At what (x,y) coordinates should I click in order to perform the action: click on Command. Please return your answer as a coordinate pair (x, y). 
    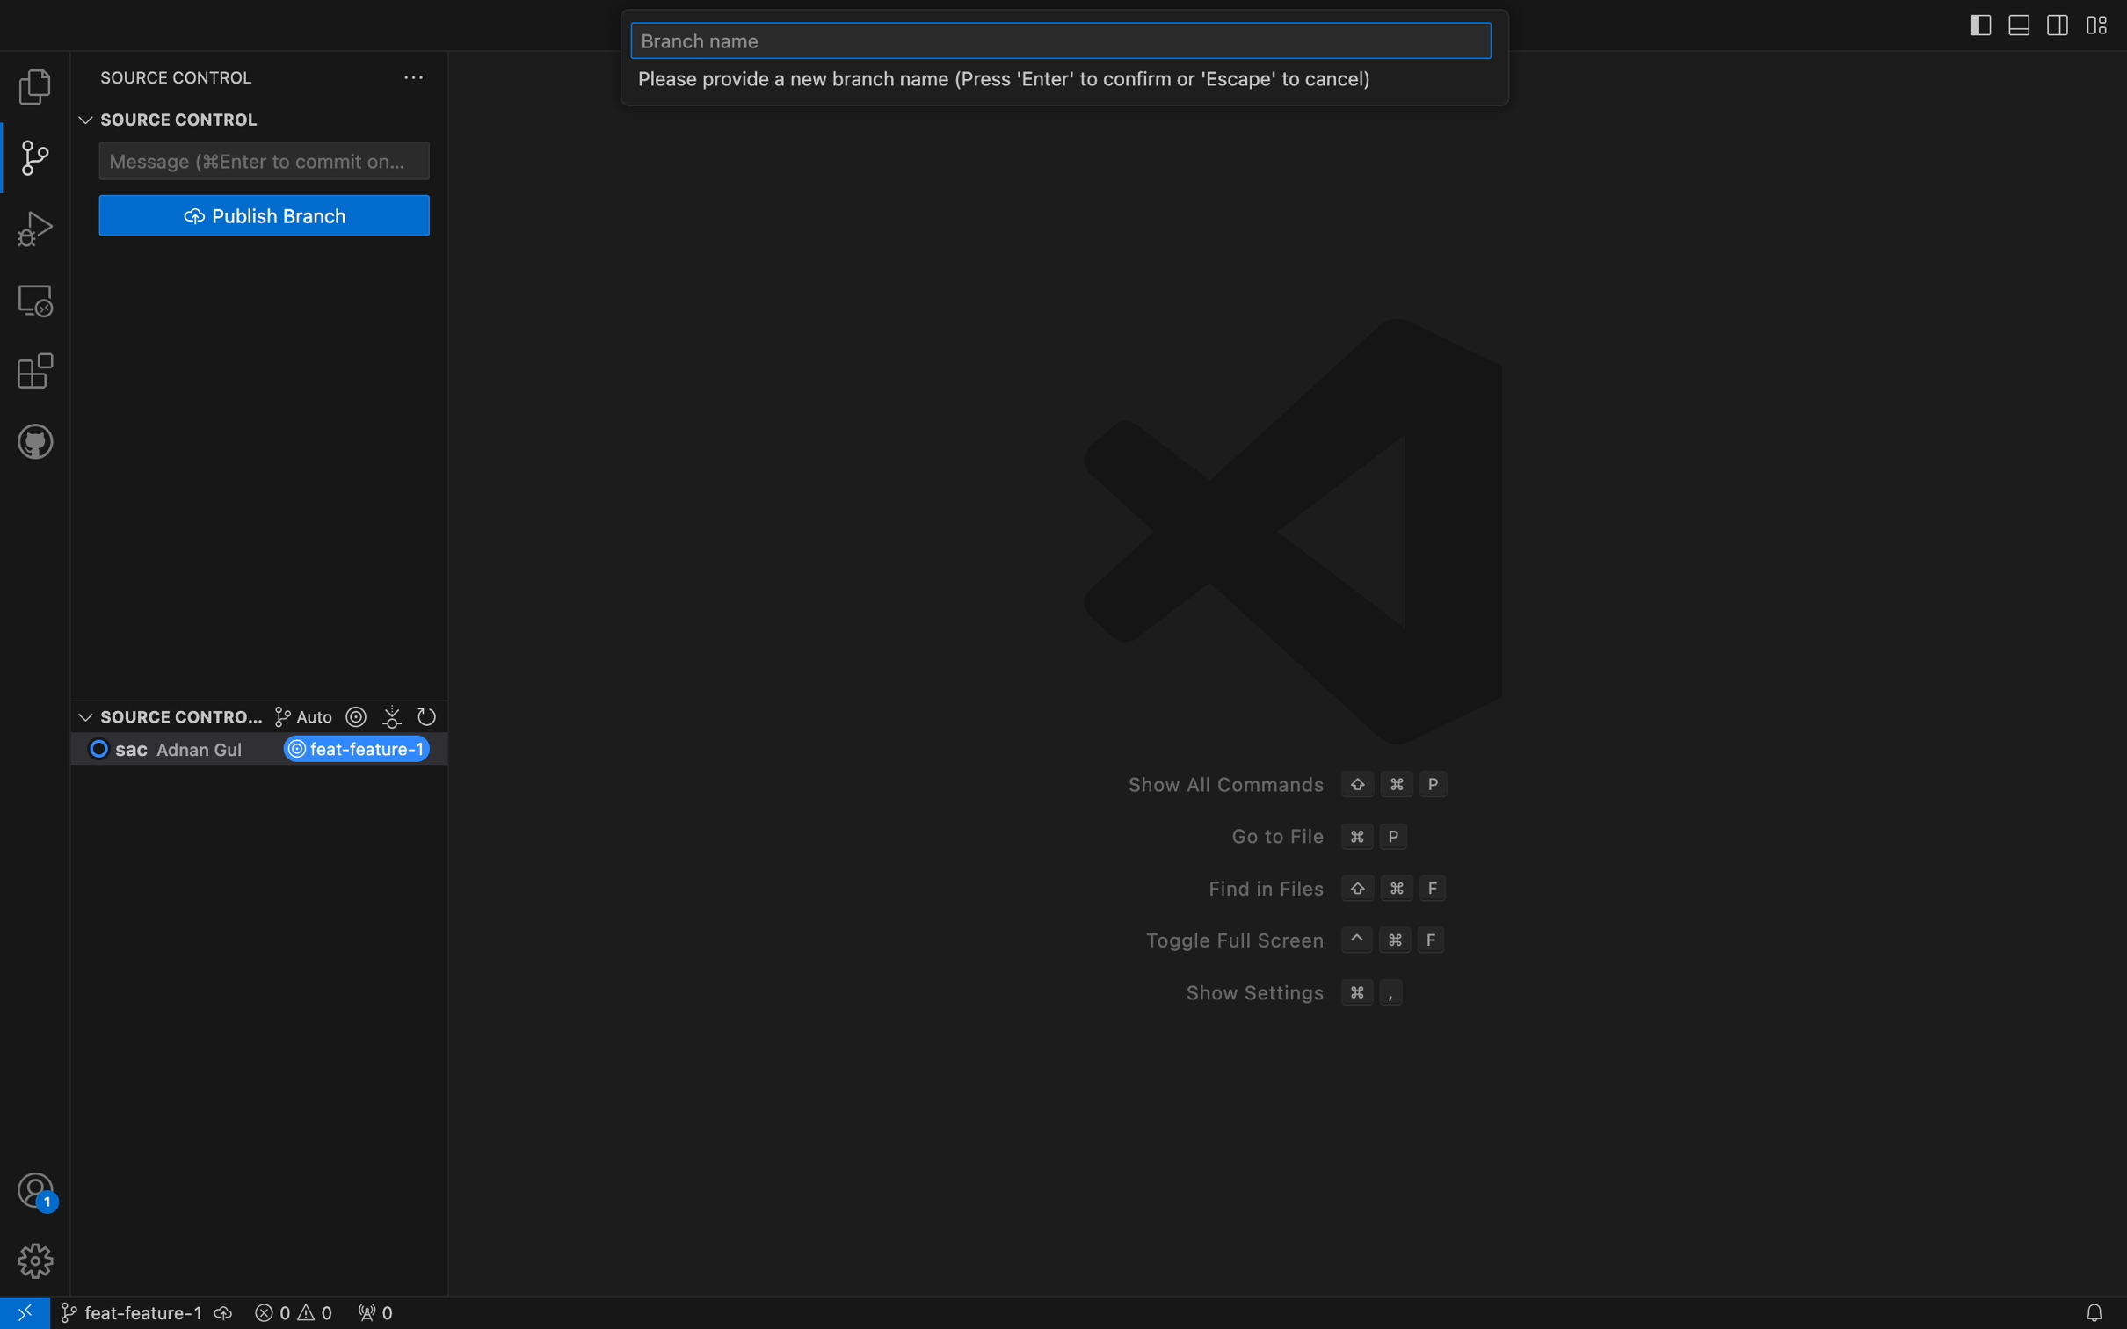
    Looking at the image, I should click on (1356, 992).